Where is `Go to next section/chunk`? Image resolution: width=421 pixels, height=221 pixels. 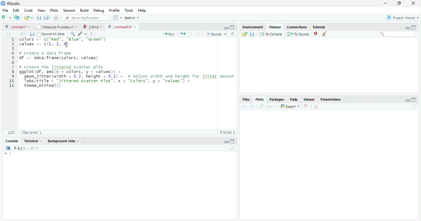 Go to next section/chunk is located at coordinates (198, 34).